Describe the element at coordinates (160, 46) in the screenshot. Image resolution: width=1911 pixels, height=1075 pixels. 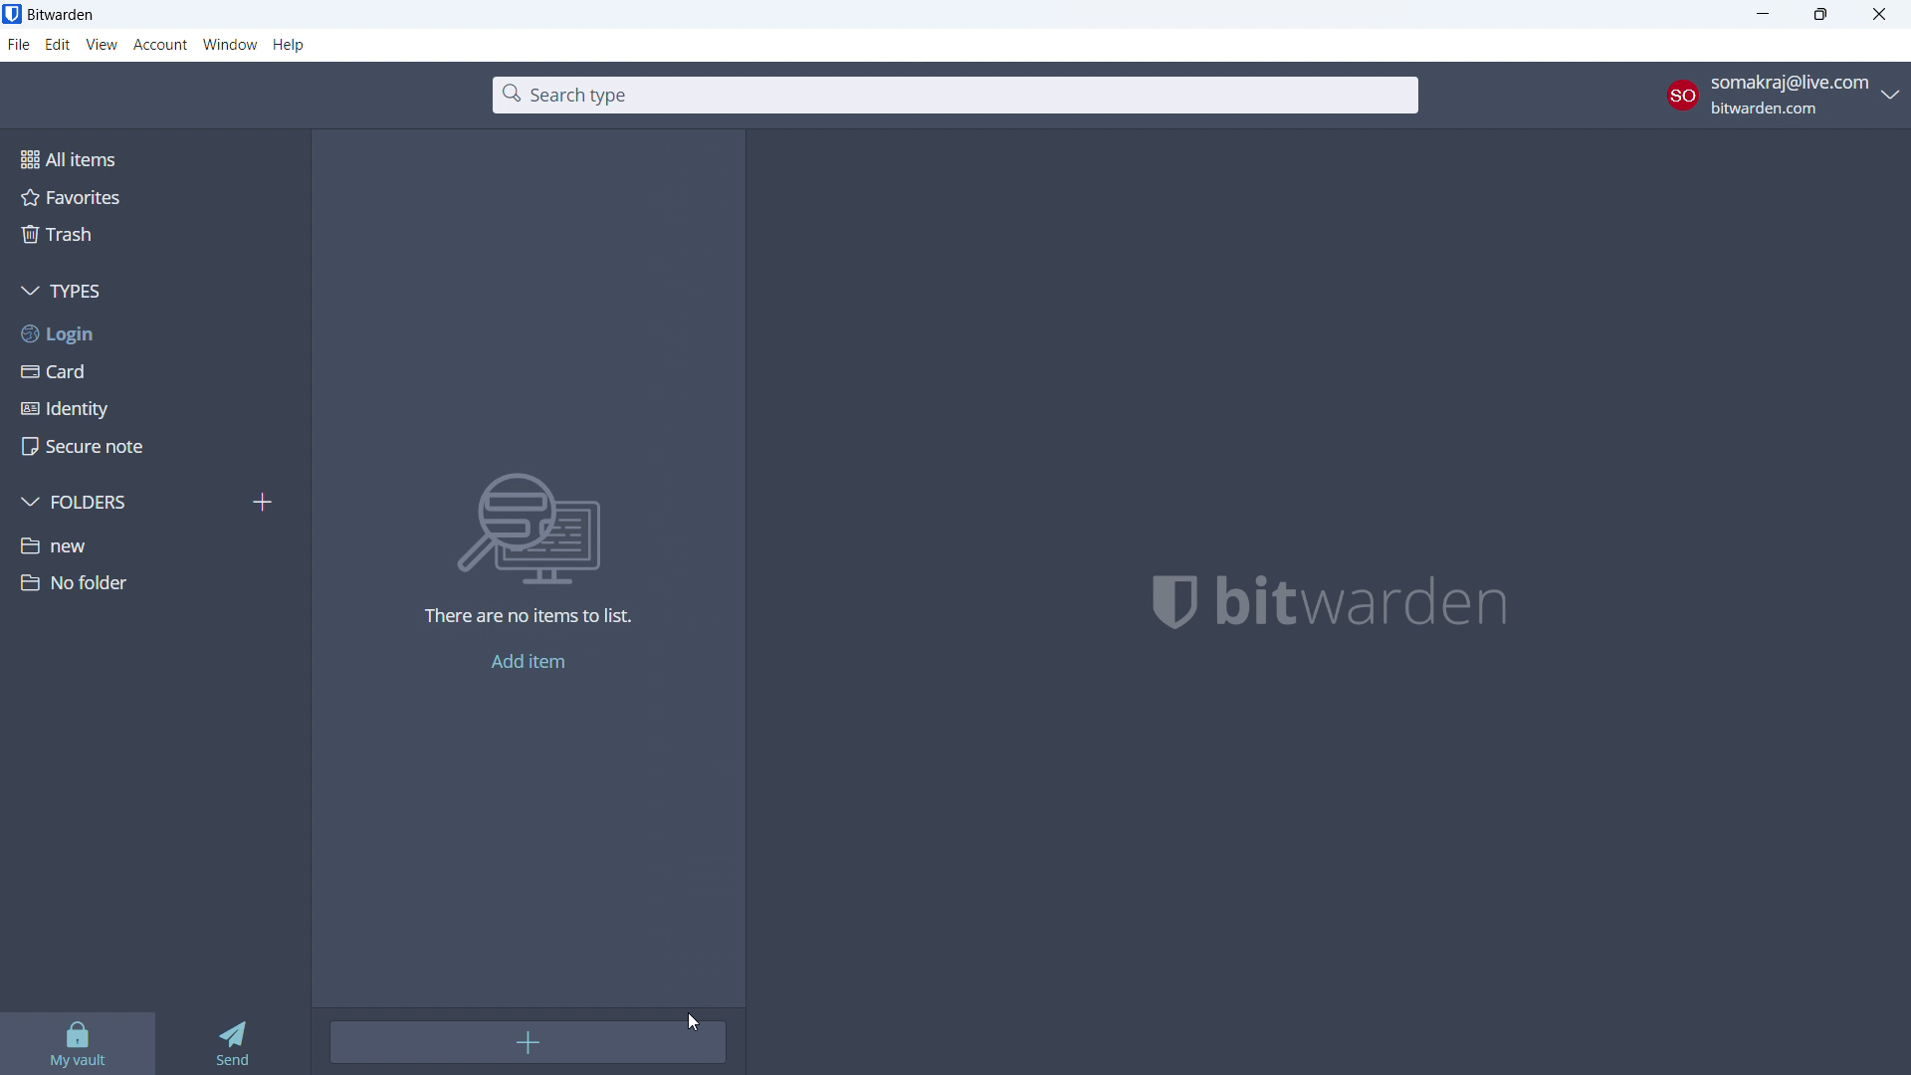
I see `account` at that location.